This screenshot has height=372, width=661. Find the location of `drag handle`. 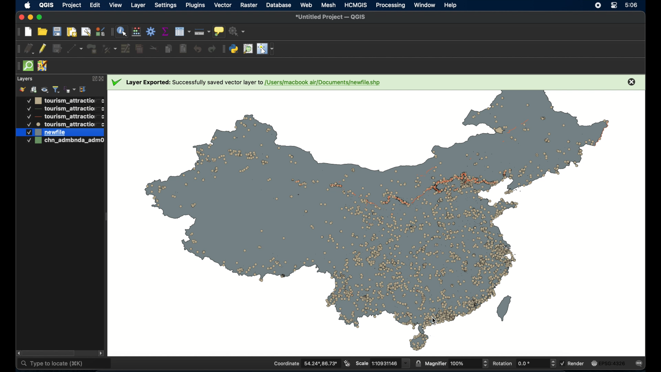

drag handle is located at coordinates (223, 49).